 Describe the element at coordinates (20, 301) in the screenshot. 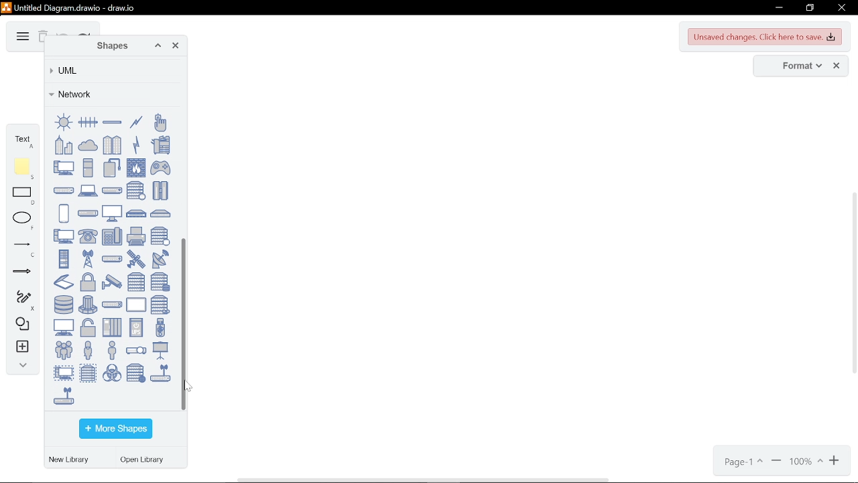

I see `freehand` at that location.